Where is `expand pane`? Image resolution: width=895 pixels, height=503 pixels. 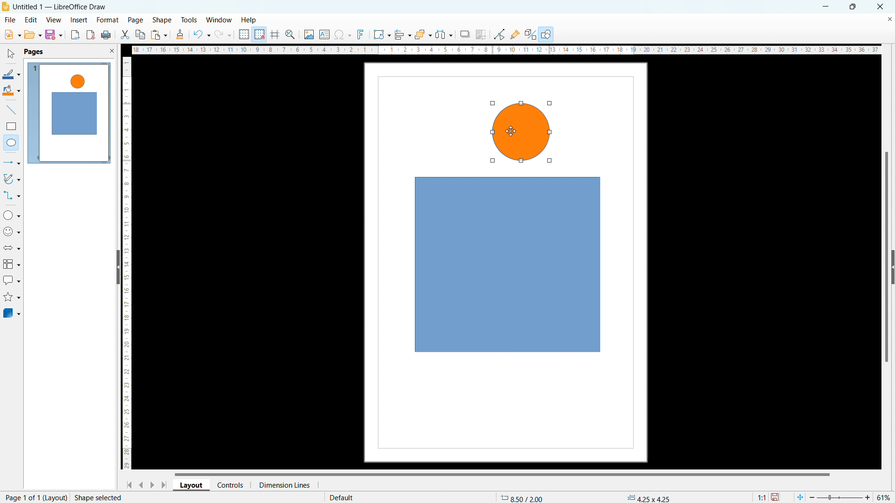
expand pane is located at coordinates (892, 267).